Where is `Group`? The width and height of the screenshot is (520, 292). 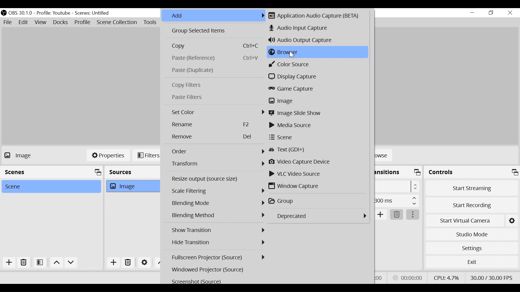 Group is located at coordinates (320, 201).